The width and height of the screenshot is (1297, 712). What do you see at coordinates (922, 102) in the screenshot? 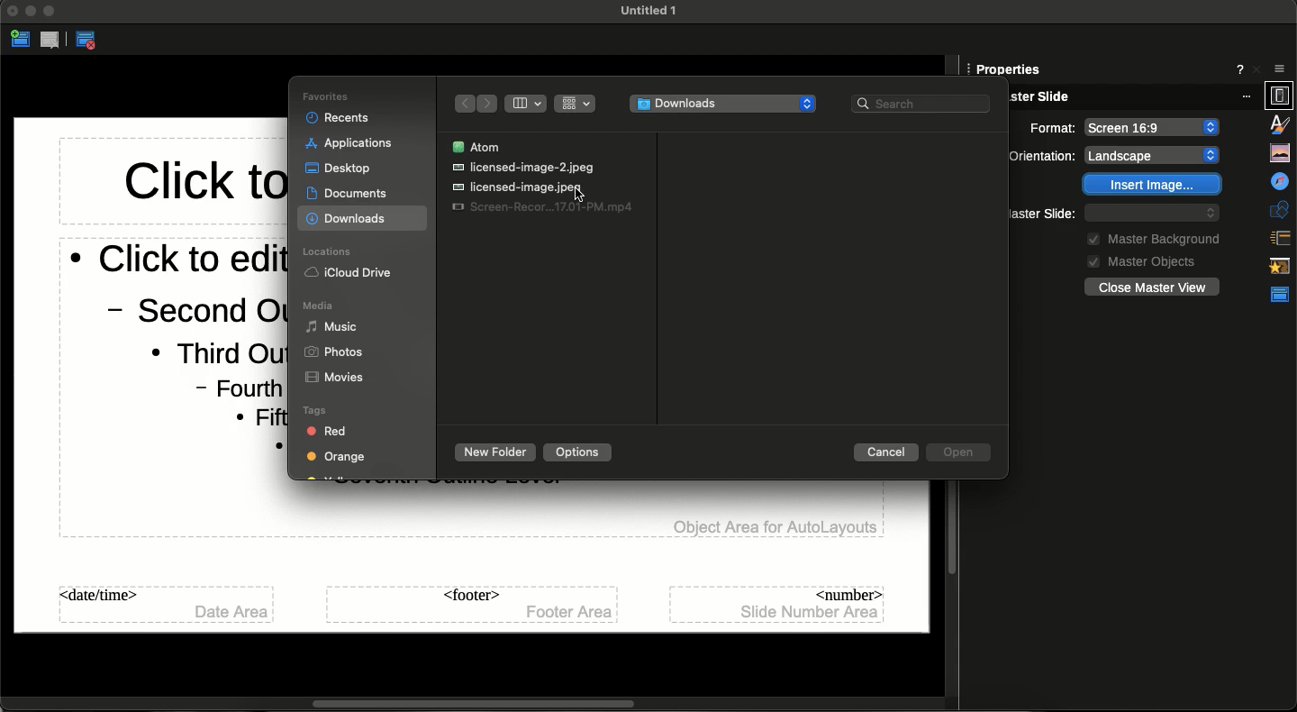
I see `Search` at bounding box center [922, 102].